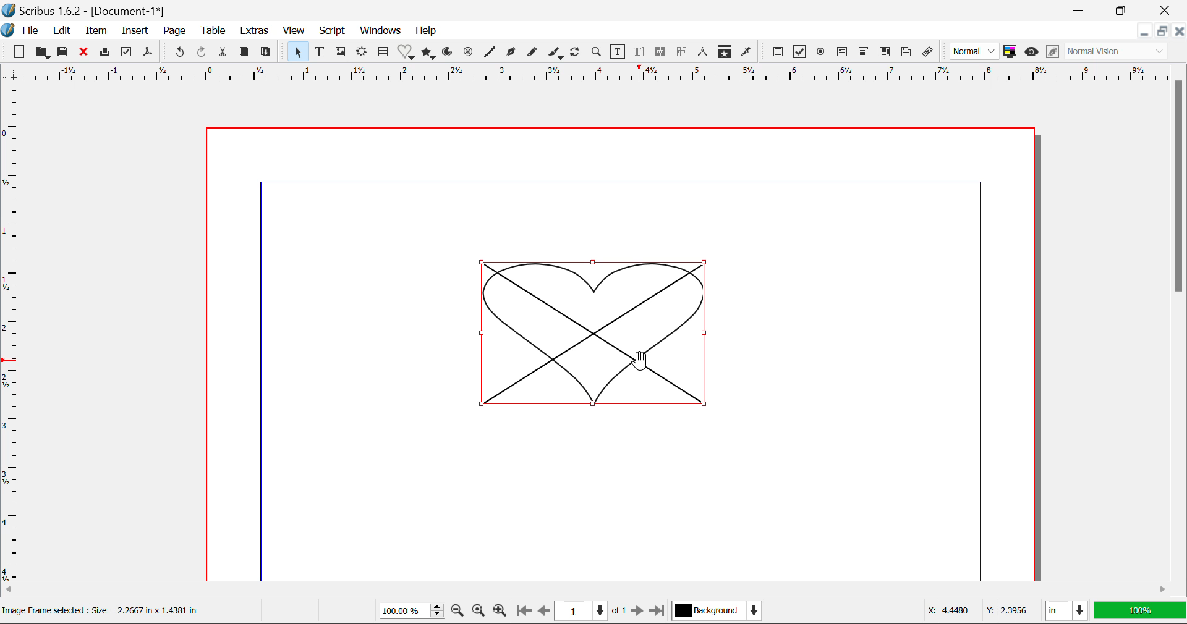 Image resolution: width=1187 pixels, height=624 pixels. What do you see at coordinates (43, 53) in the screenshot?
I see `Open` at bounding box center [43, 53].